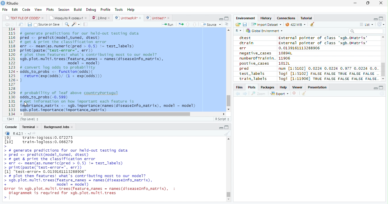  What do you see at coordinates (26, 10) in the screenshot?
I see `Code` at bounding box center [26, 10].